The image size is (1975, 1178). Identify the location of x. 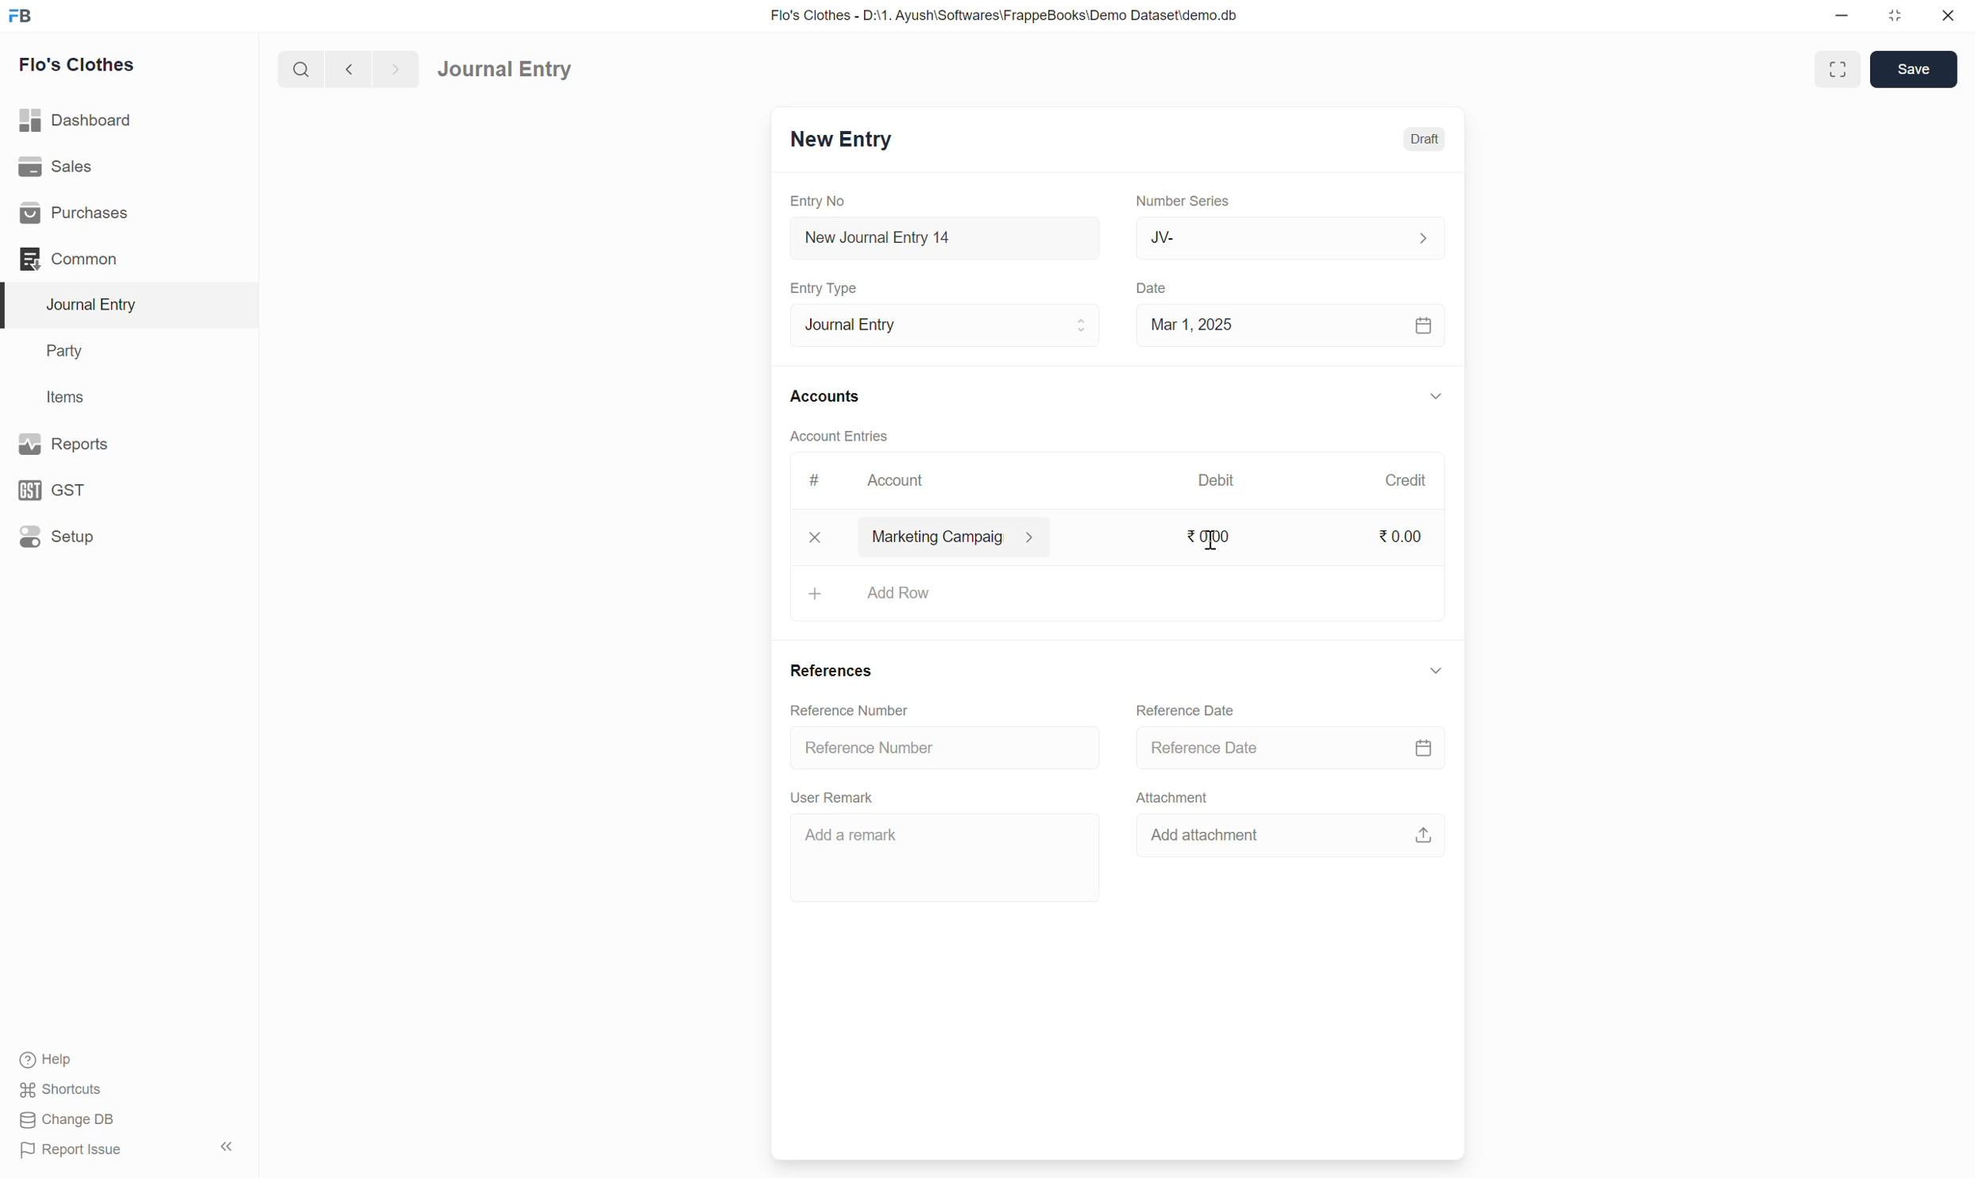
(816, 537).